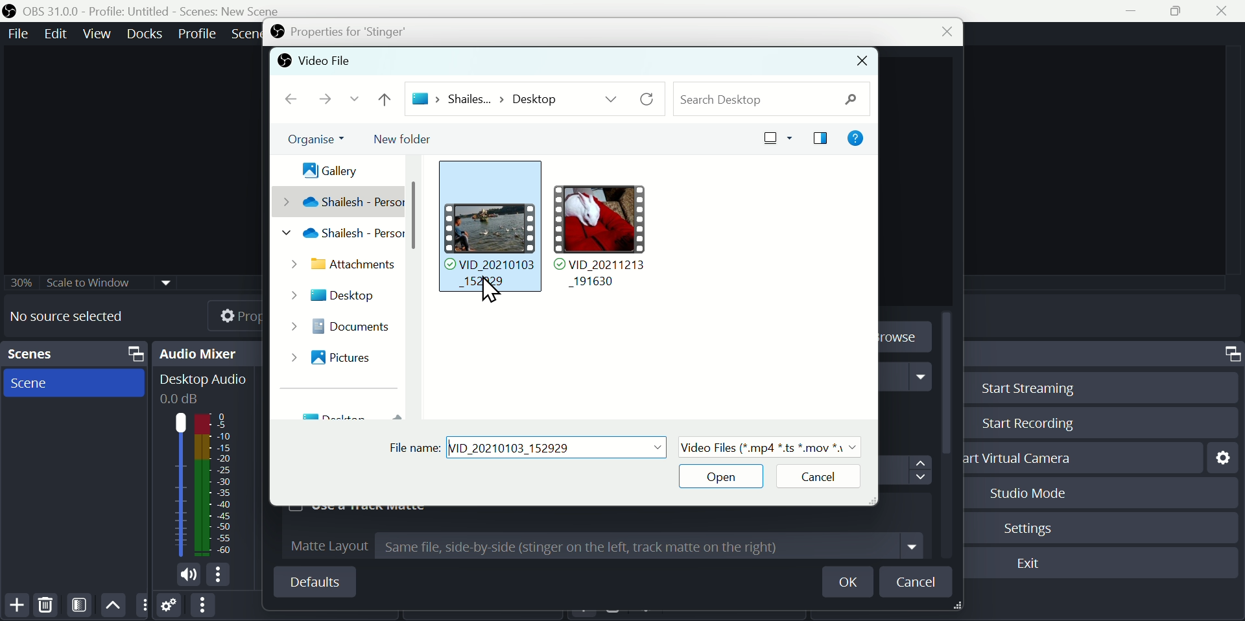 Image resolution: width=1245 pixels, height=621 pixels. What do you see at coordinates (1023, 386) in the screenshot?
I see `Start streaming` at bounding box center [1023, 386].